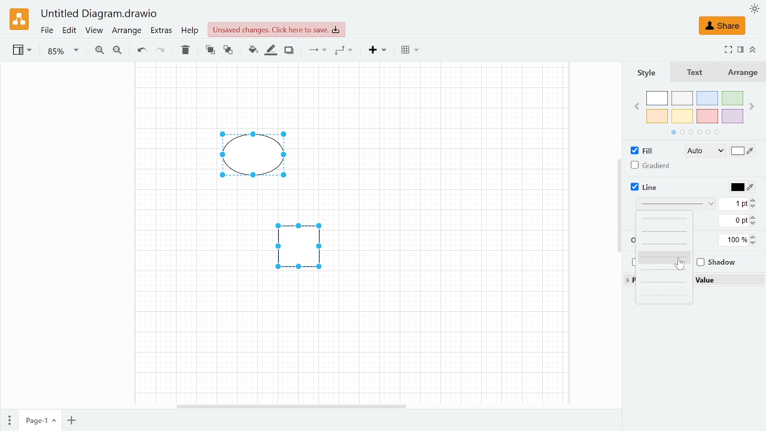 This screenshot has width=766, height=431. Describe the element at coordinates (276, 30) in the screenshot. I see `Unsaved changes. click here to save` at that location.